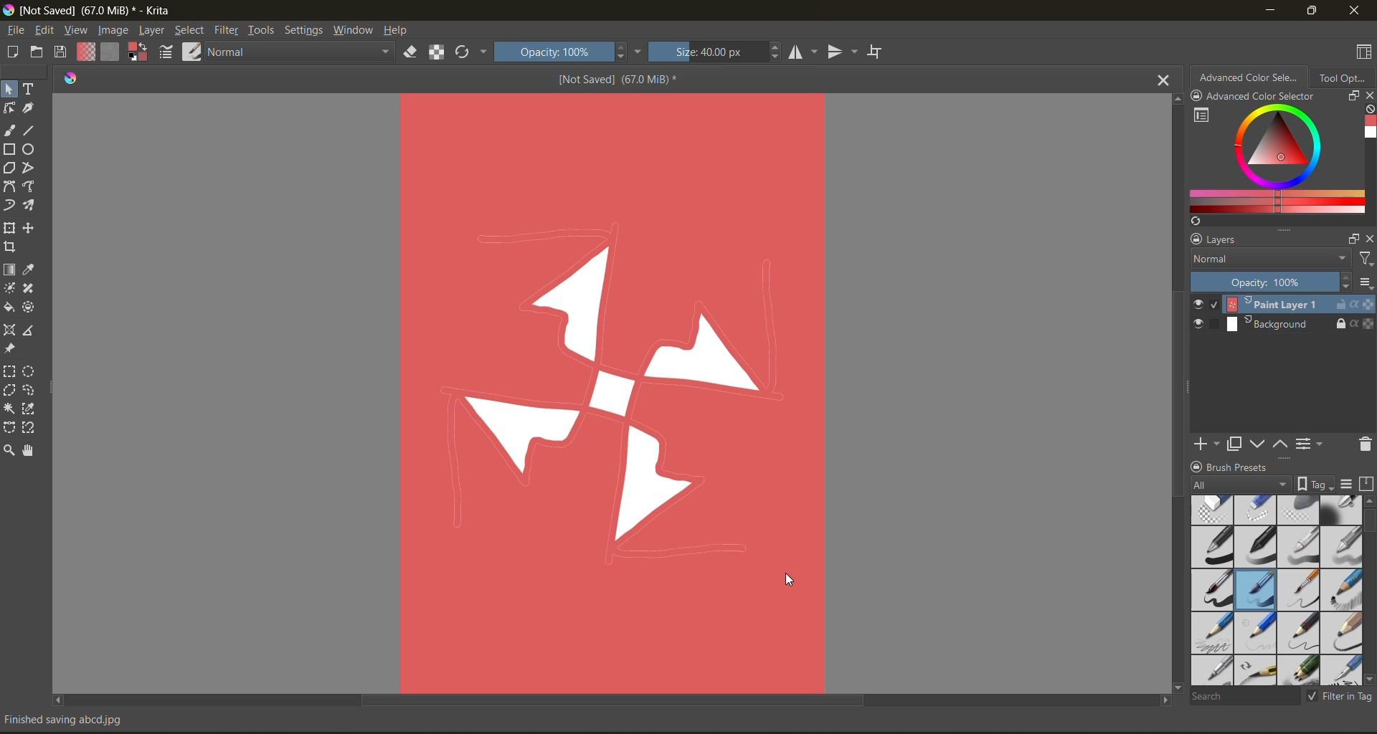  Describe the element at coordinates (795, 582) in the screenshot. I see `cursor` at that location.